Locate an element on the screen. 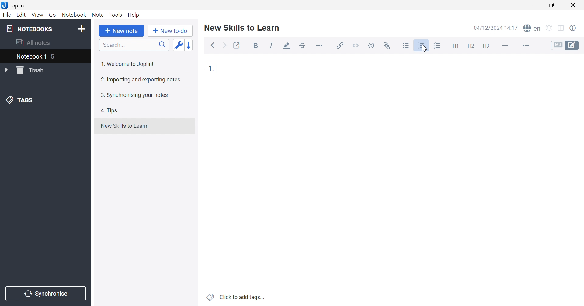 This screenshot has width=584, height=306. Go is located at coordinates (52, 15).